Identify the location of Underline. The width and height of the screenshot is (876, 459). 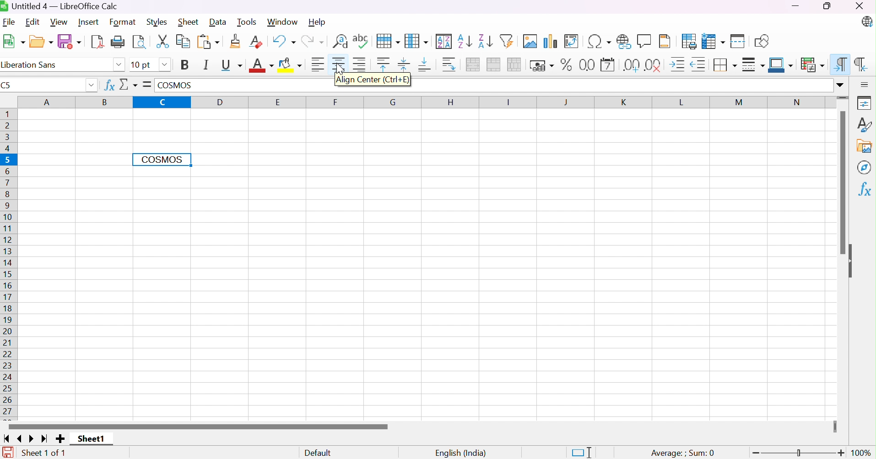
(232, 66).